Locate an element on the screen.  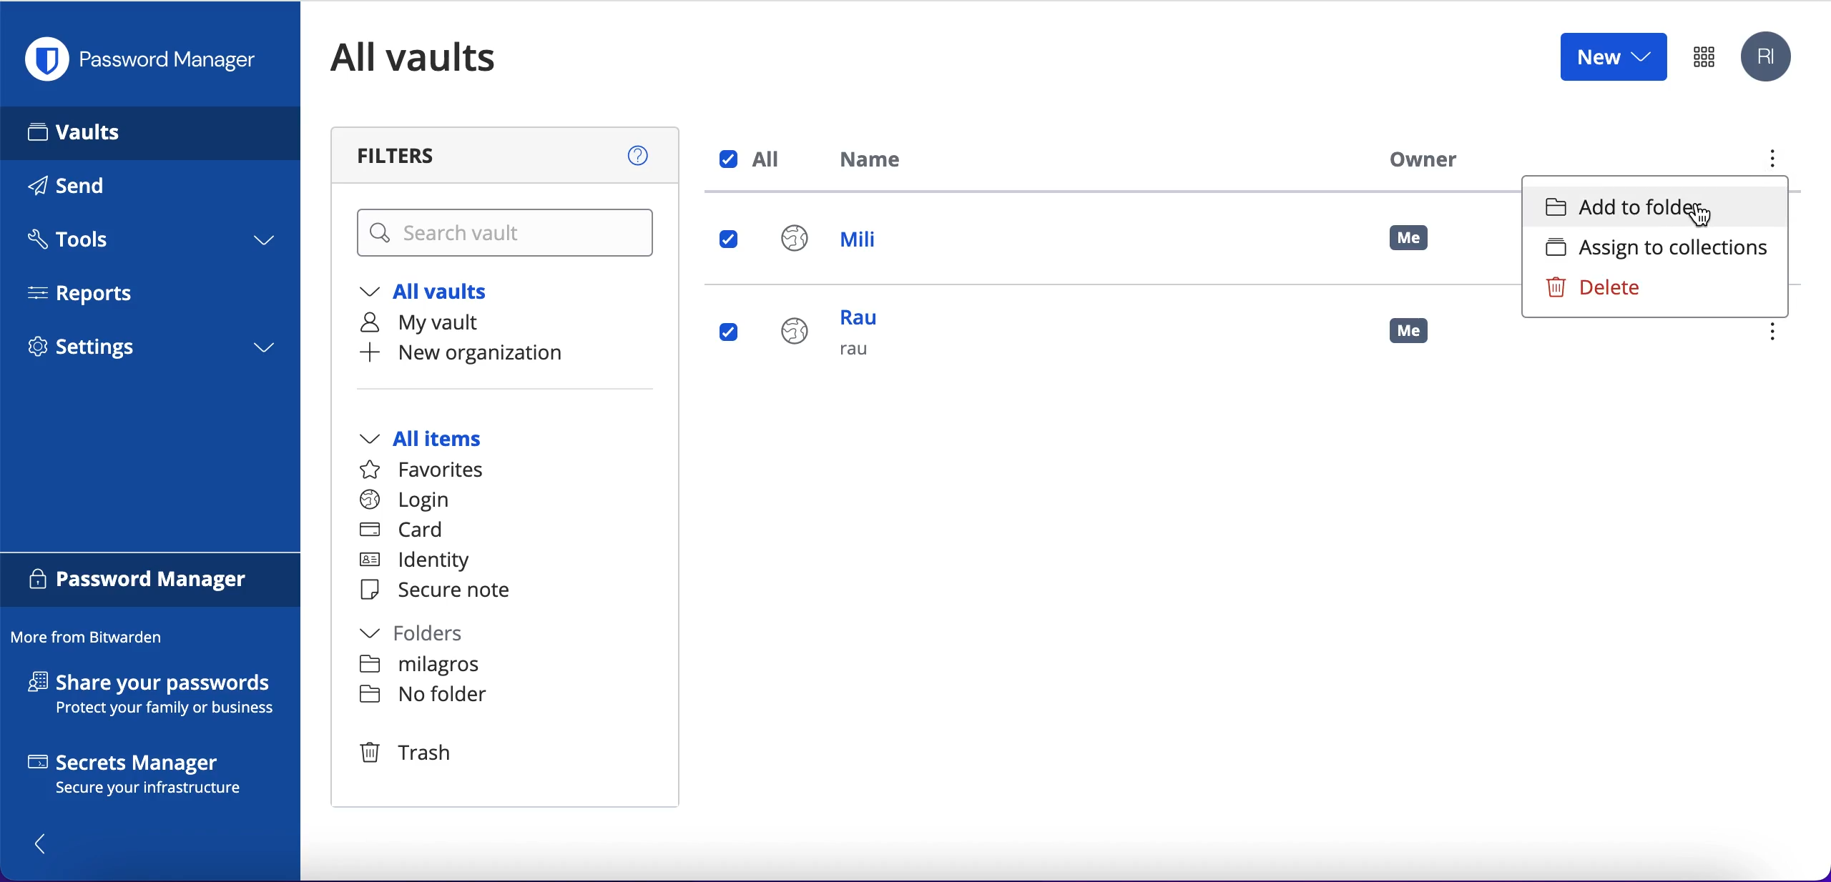
no folder is located at coordinates (423, 697).